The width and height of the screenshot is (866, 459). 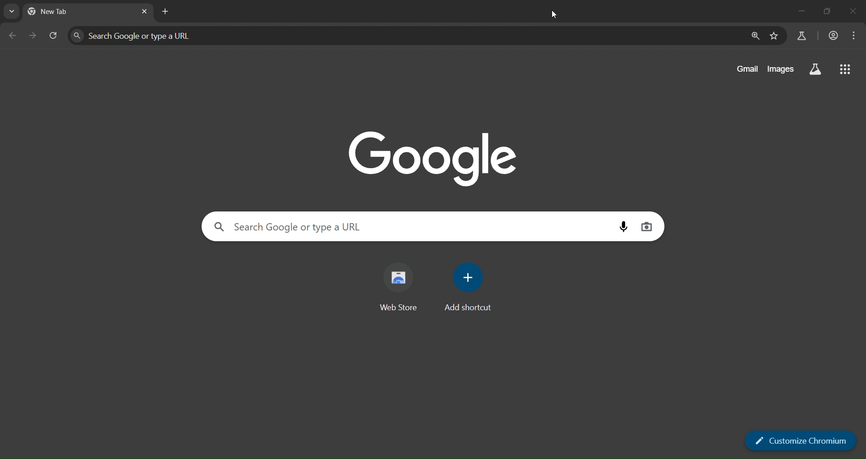 What do you see at coordinates (848, 69) in the screenshot?
I see `google apps` at bounding box center [848, 69].